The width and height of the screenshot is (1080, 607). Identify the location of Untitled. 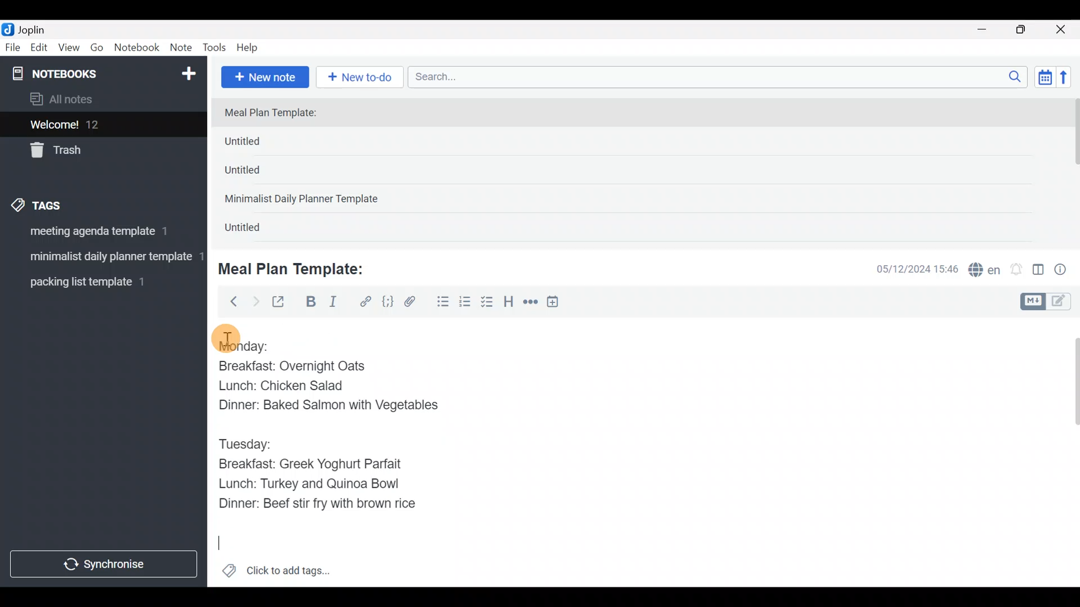
(261, 144).